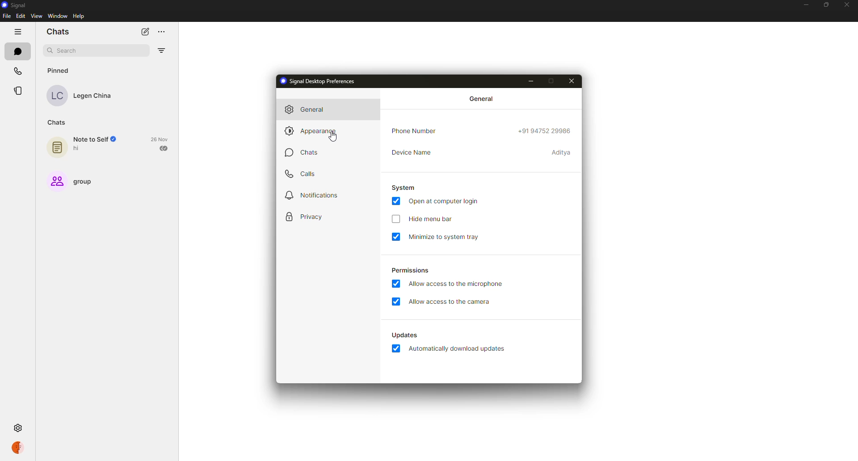  I want to click on automatically download updates, so click(455, 350).